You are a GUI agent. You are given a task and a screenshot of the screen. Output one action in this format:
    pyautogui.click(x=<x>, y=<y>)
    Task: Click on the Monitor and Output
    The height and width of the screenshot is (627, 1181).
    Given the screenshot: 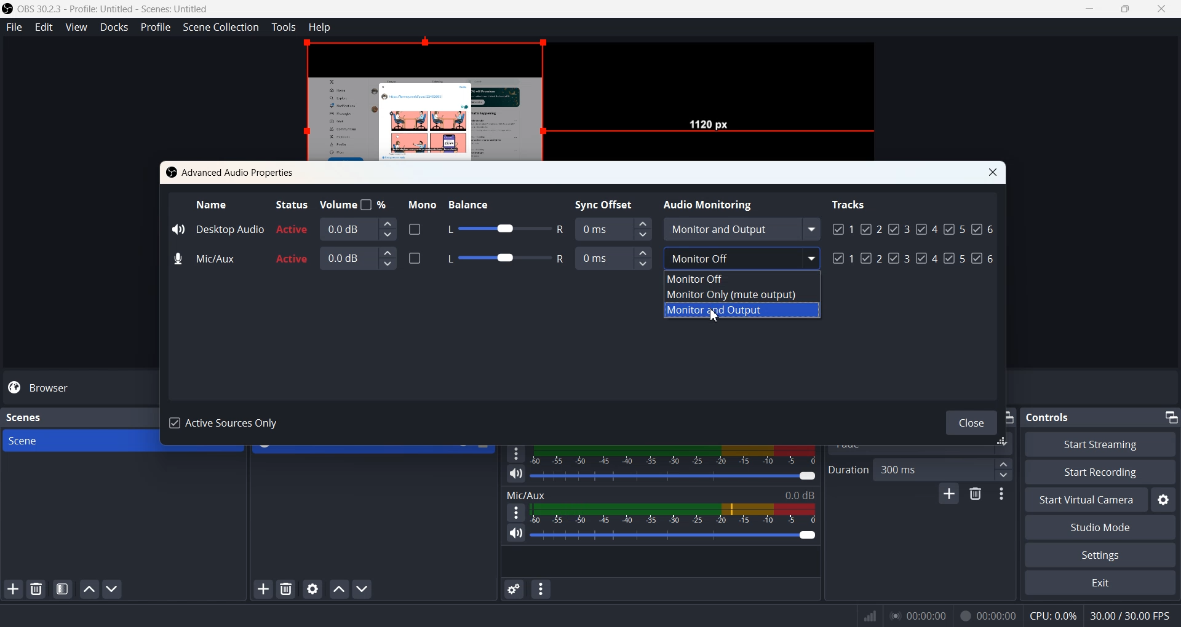 What is the action you would take?
    pyautogui.click(x=741, y=229)
    